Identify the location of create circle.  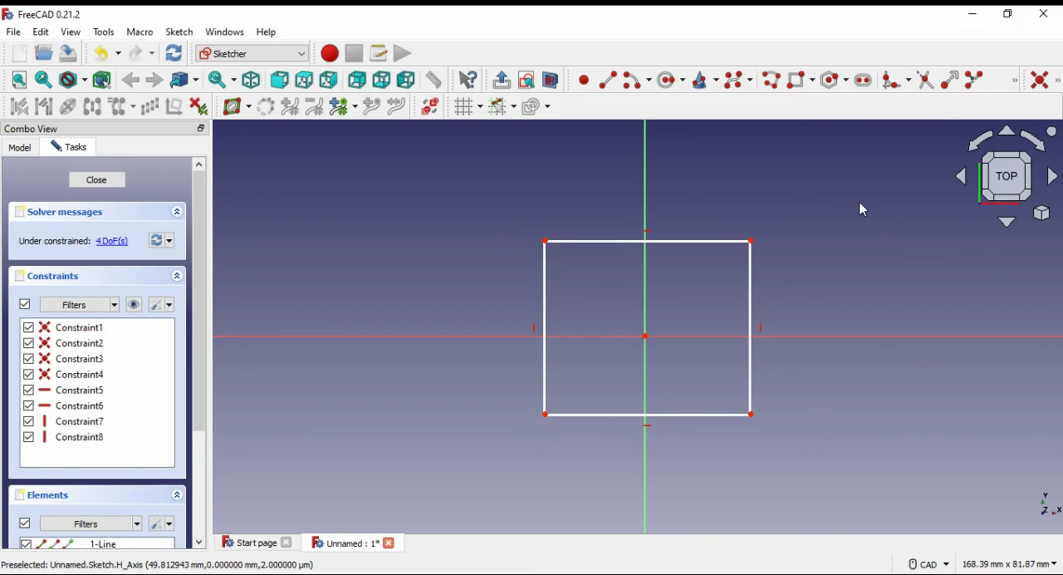
(671, 79).